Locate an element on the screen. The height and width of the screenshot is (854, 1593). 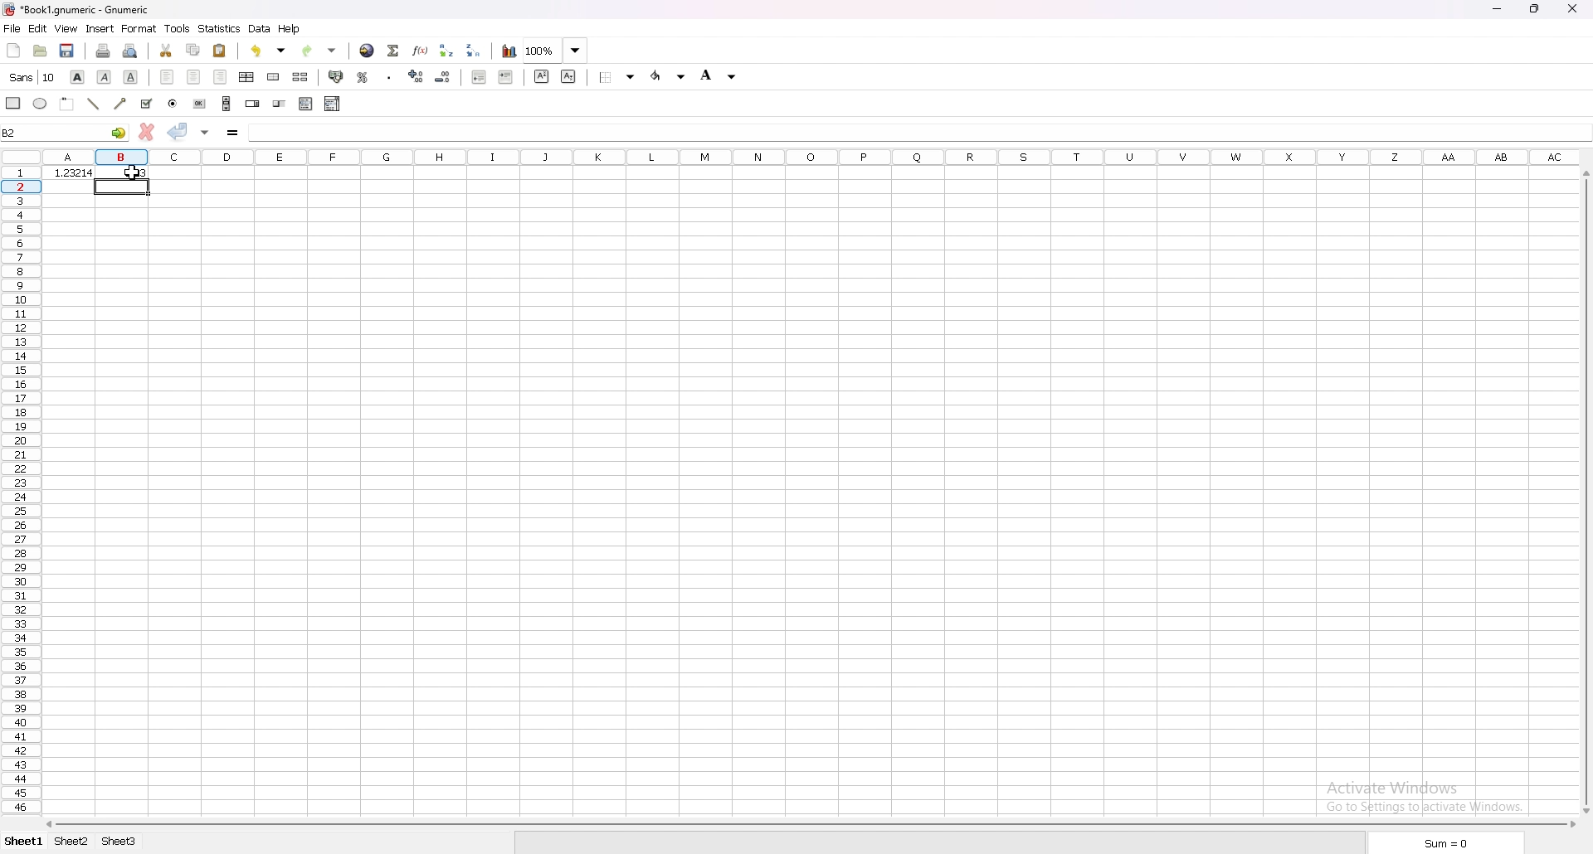
tools is located at coordinates (178, 28).